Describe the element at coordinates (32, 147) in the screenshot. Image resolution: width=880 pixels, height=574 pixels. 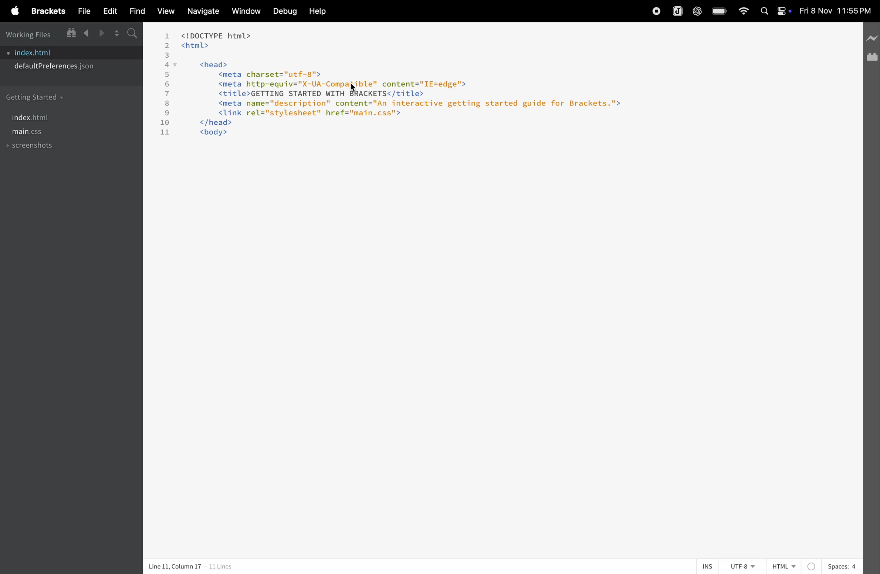
I see `screenshots` at that location.